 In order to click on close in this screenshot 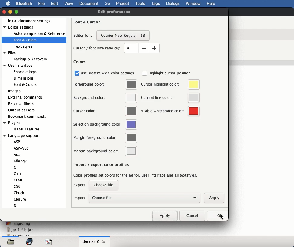, I will do `click(105, 242)`.